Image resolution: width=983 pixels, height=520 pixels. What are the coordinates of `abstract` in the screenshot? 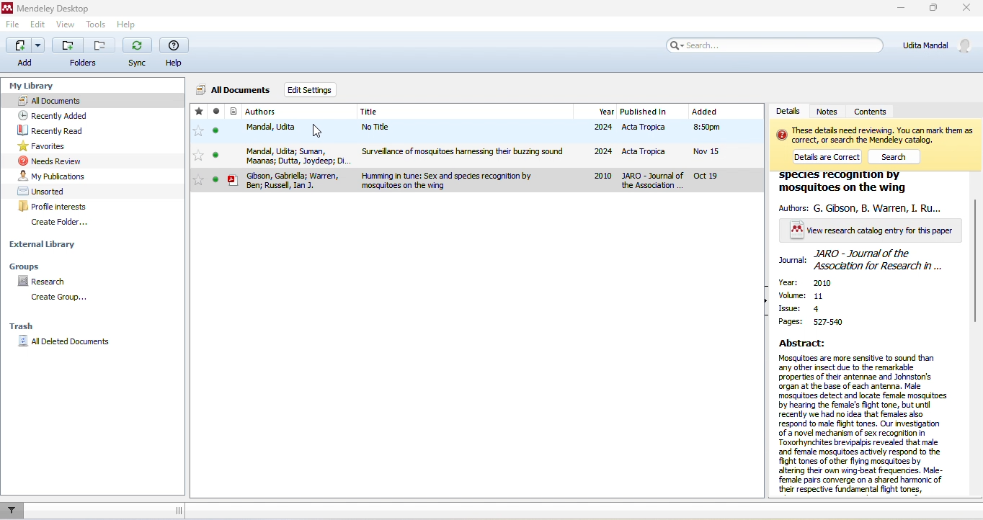 It's located at (809, 342).